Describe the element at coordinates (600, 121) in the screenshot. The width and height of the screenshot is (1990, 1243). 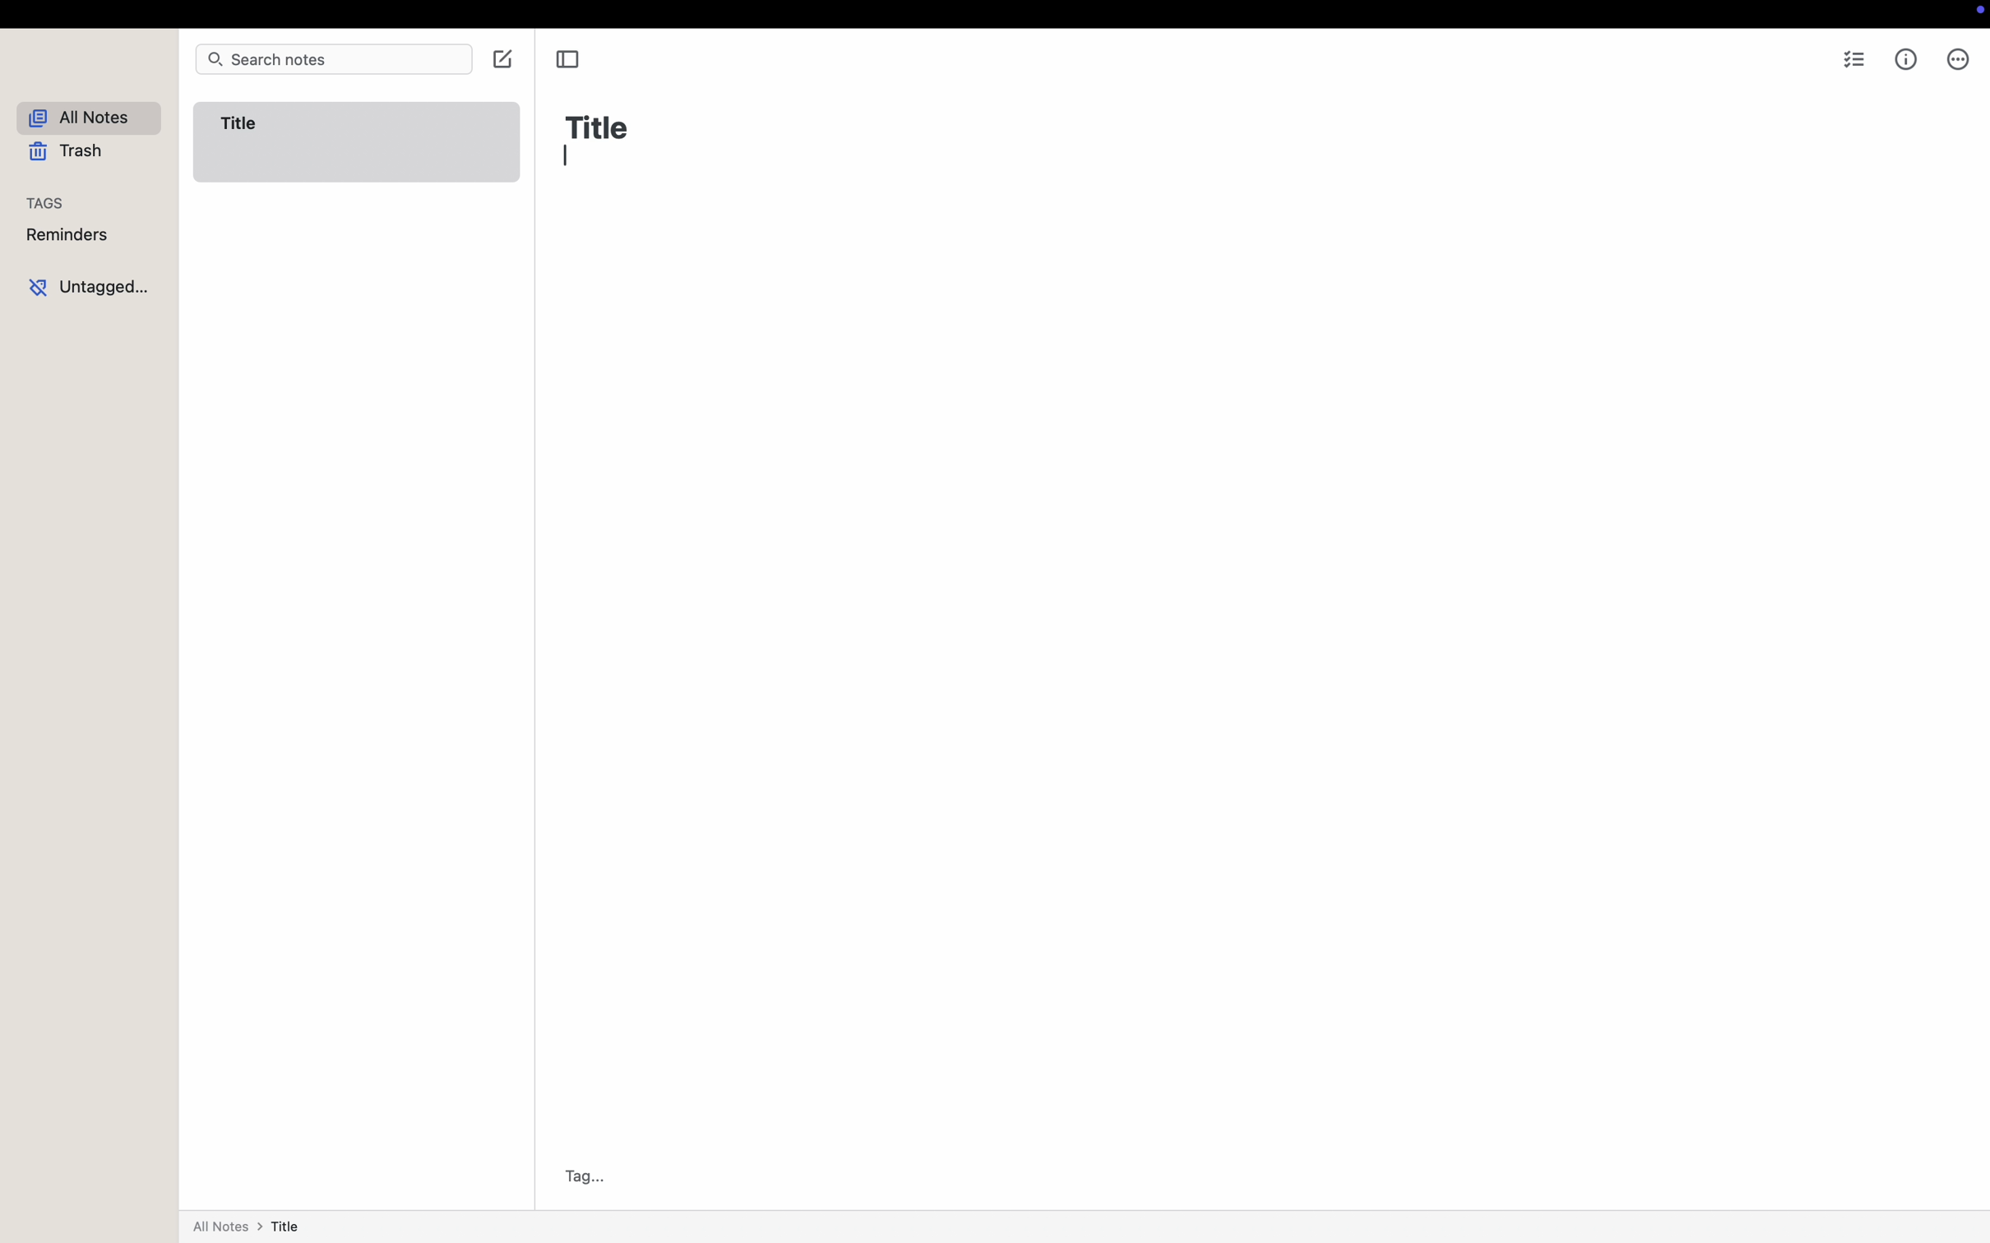
I see `Title` at that location.